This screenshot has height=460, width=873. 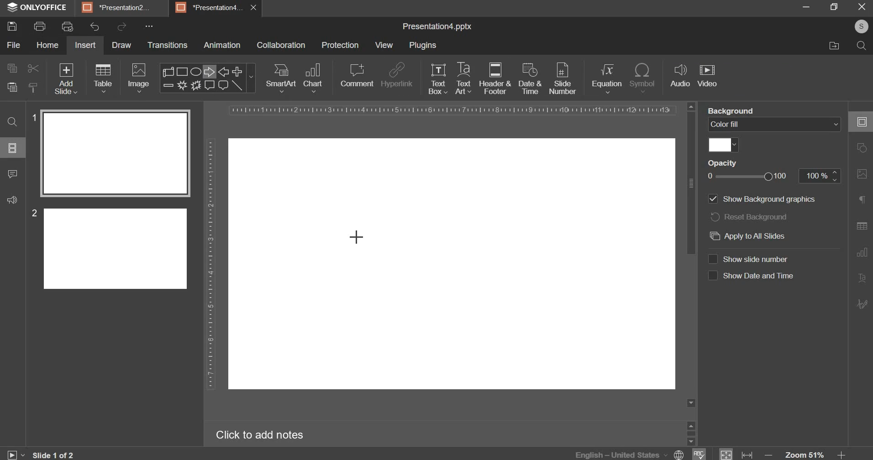 I want to click on right side bar, so click(x=860, y=210).